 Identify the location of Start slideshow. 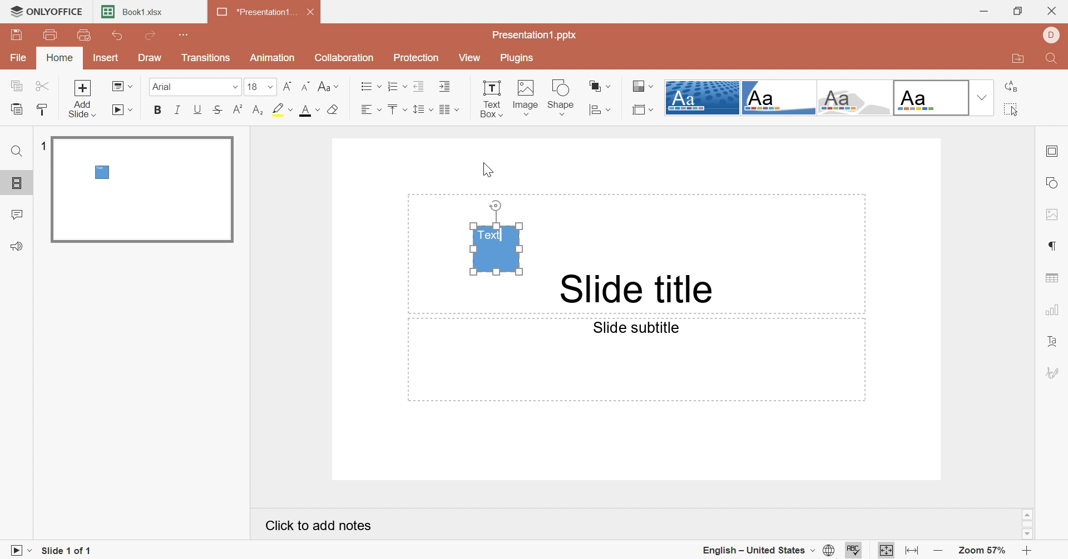
(18, 550).